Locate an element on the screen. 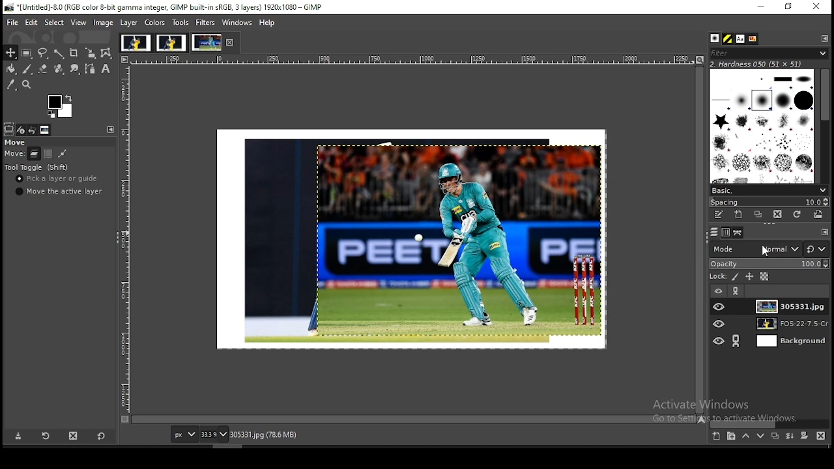  edit is located at coordinates (33, 22).